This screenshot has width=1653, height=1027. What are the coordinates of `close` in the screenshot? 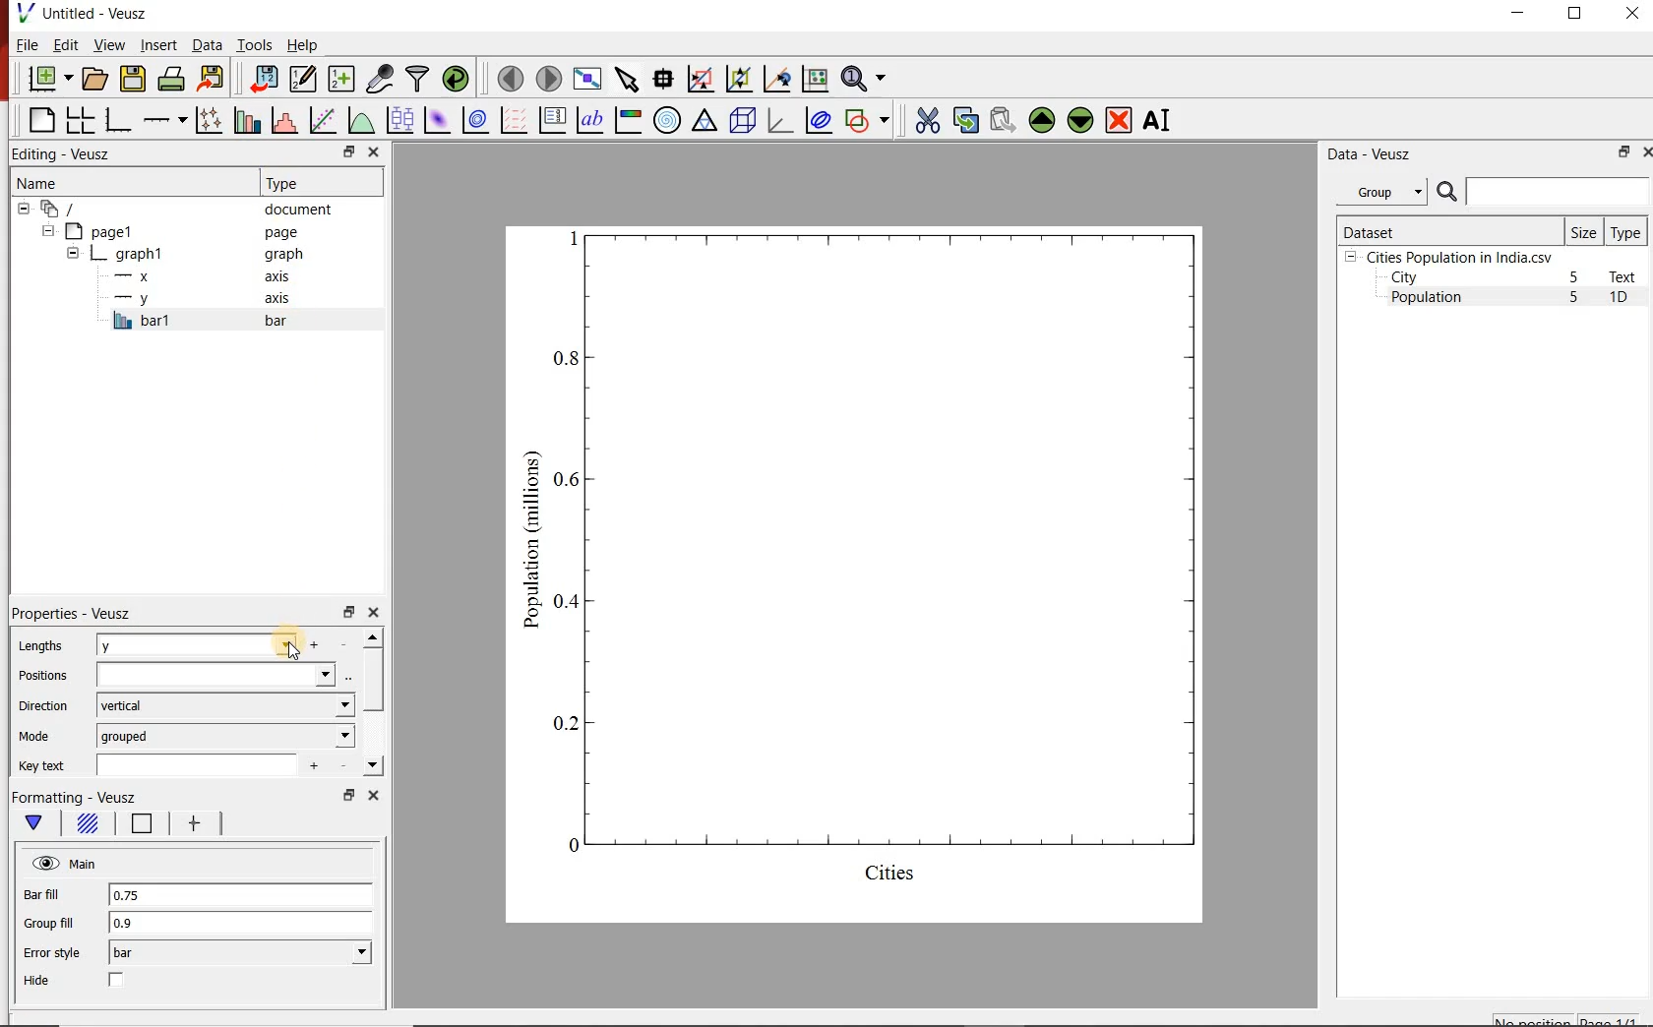 It's located at (371, 795).